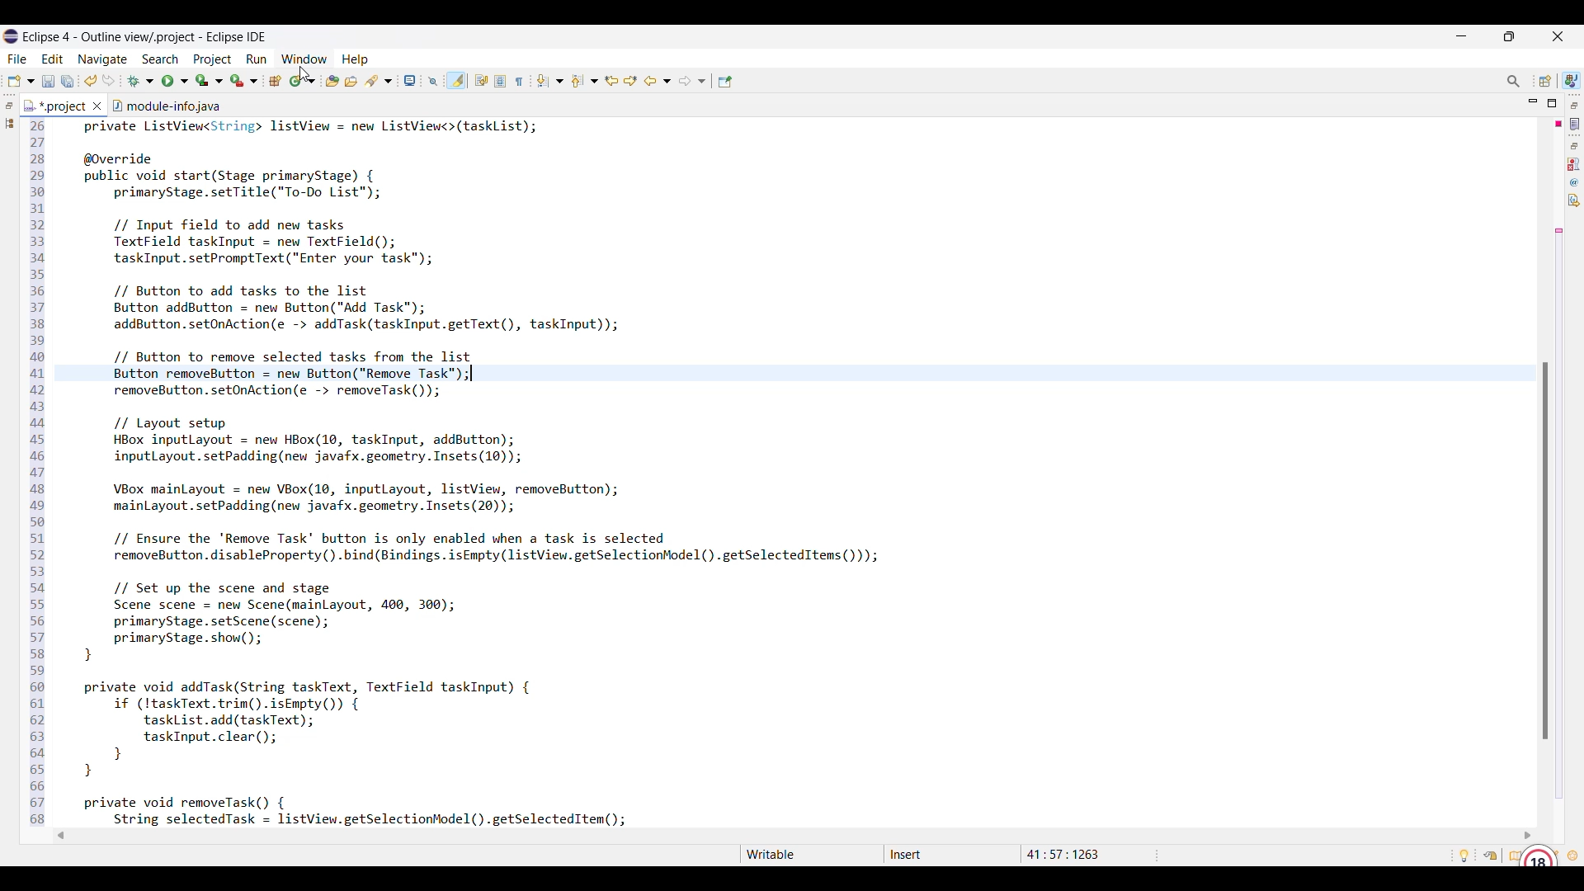 Image resolution: width=1584 pixels, height=891 pixels. I want to click on Pin editor, so click(725, 82).